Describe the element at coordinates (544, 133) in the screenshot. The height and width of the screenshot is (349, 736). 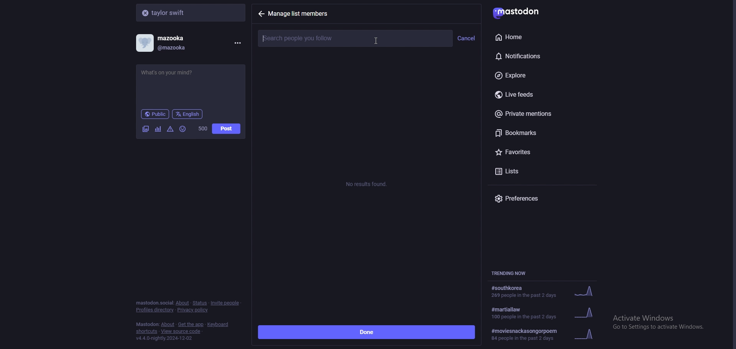
I see `bookmarks` at that location.